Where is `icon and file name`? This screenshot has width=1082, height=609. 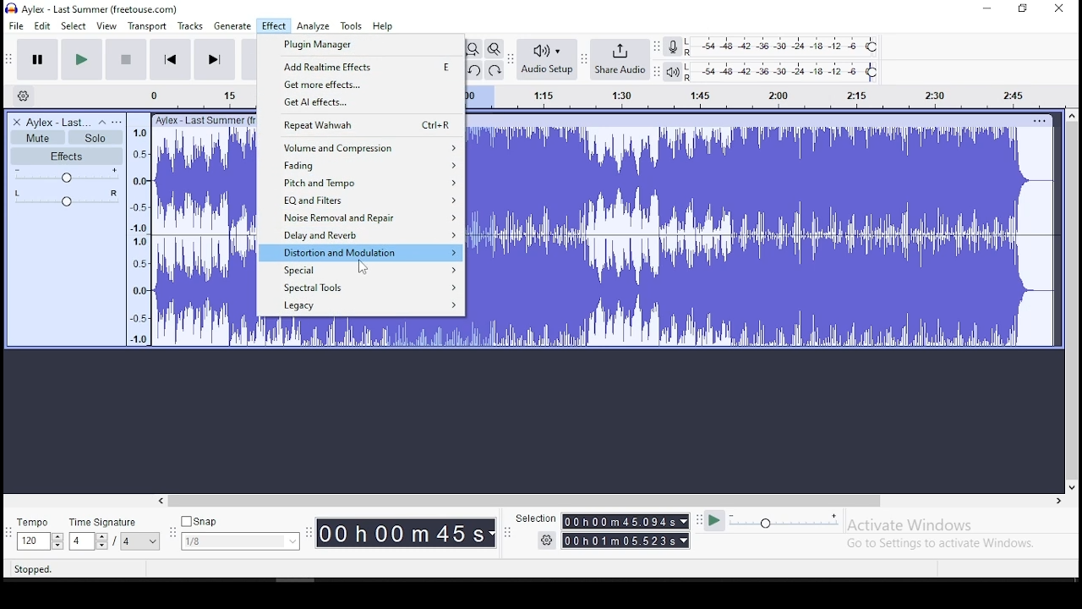
icon and file name is located at coordinates (93, 8).